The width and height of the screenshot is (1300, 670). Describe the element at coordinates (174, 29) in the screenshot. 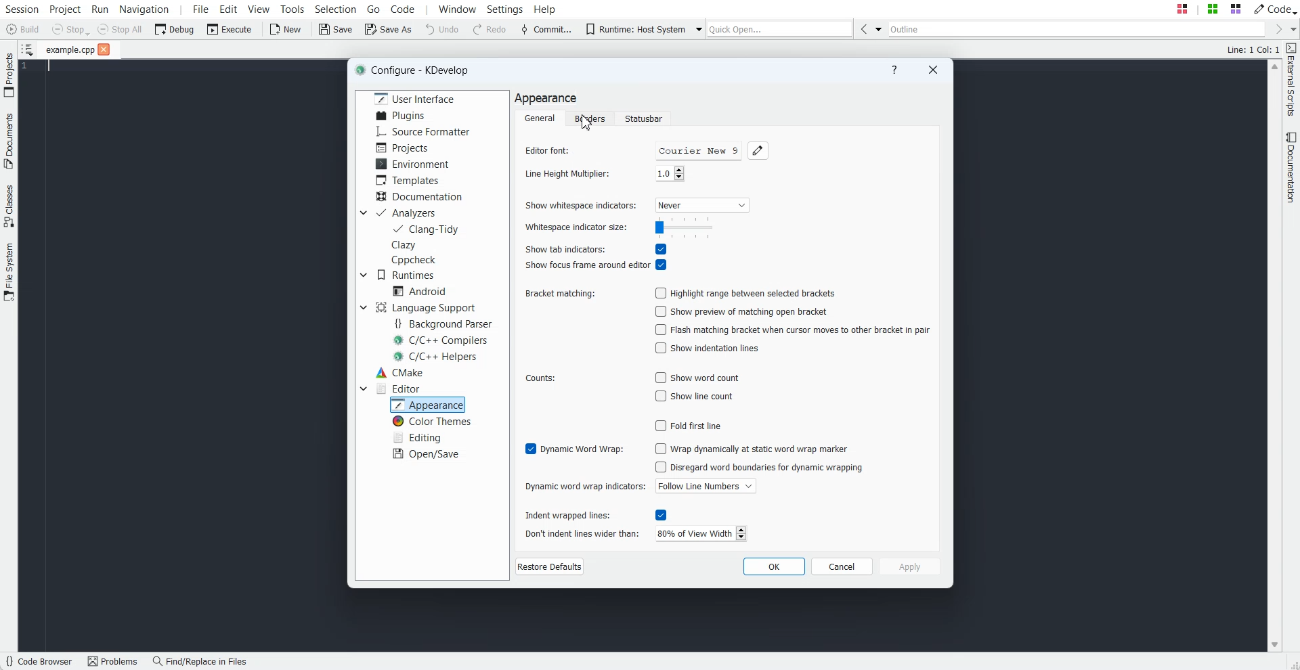

I see `Debug` at that location.